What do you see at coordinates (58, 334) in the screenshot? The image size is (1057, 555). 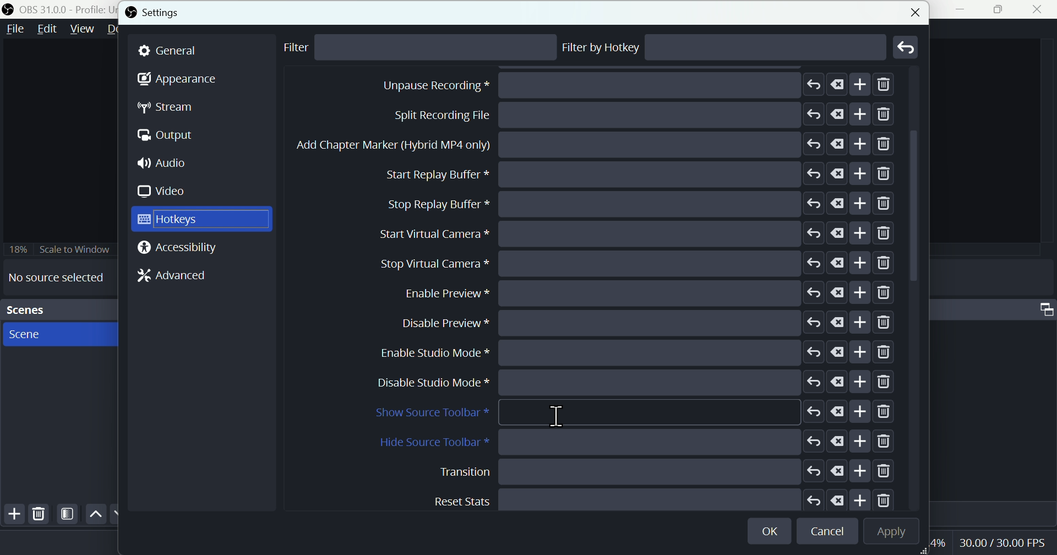 I see `scenes` at bounding box center [58, 334].